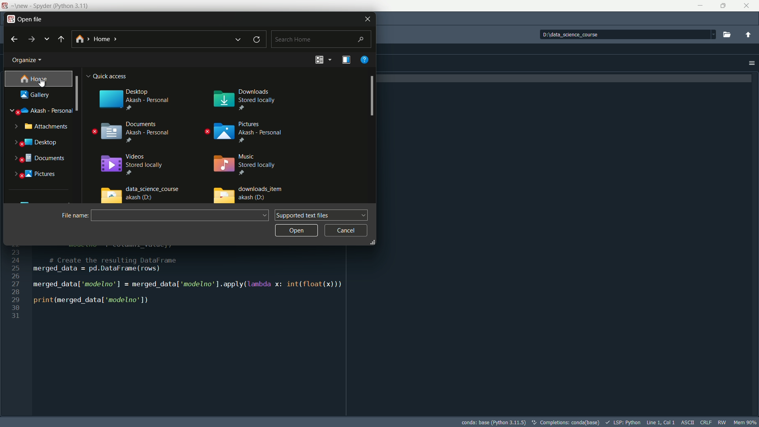 The image size is (759, 427). I want to click on file name, so click(71, 215).